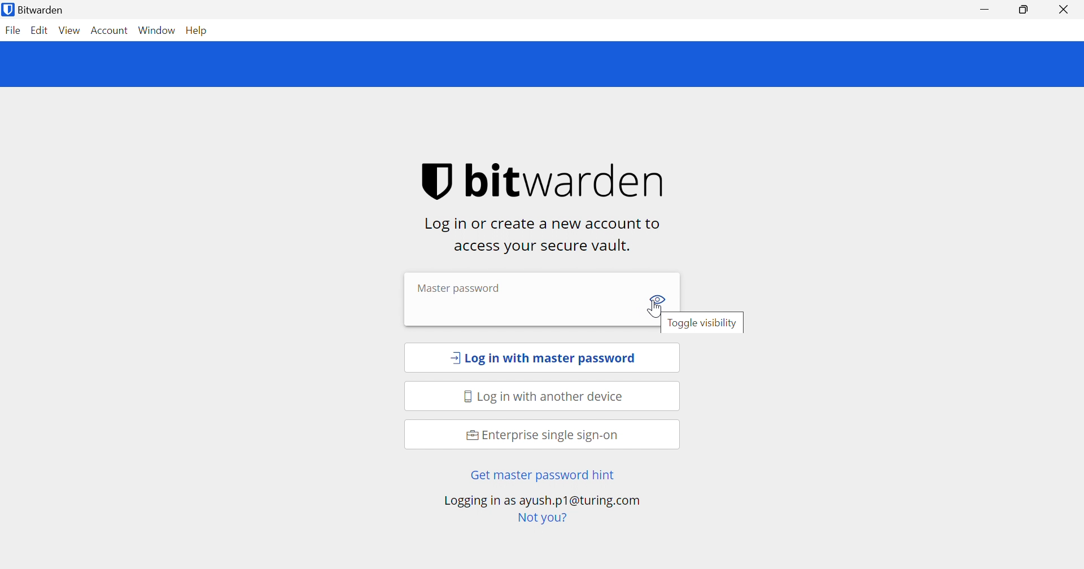 The width and height of the screenshot is (1084, 569). I want to click on Loging in as ayush.p1@turing .com, so click(541, 501).